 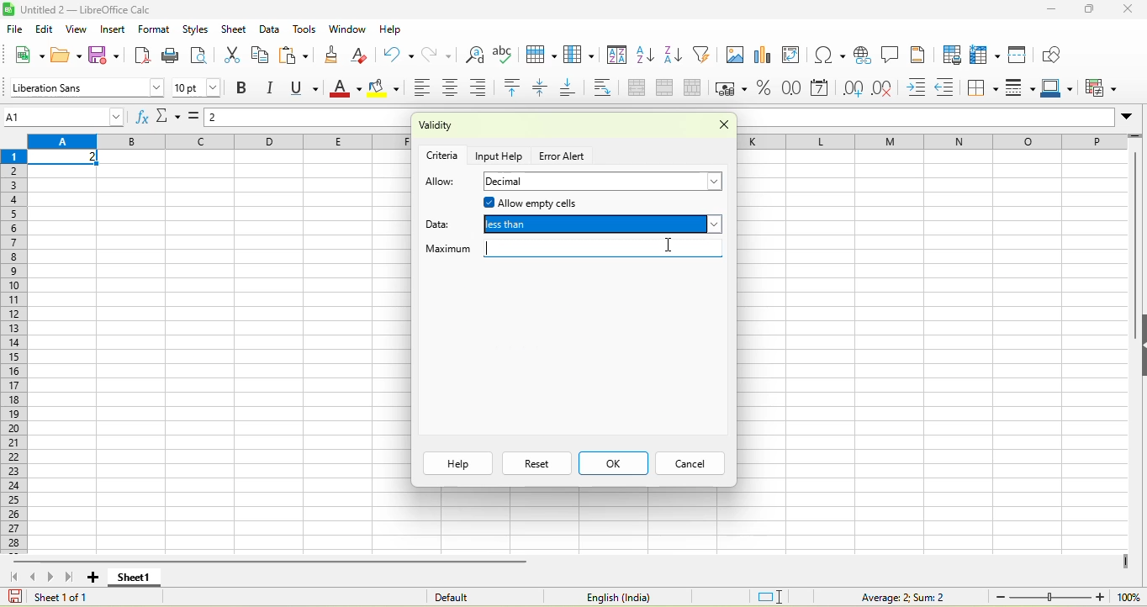 What do you see at coordinates (346, 30) in the screenshot?
I see `window` at bounding box center [346, 30].